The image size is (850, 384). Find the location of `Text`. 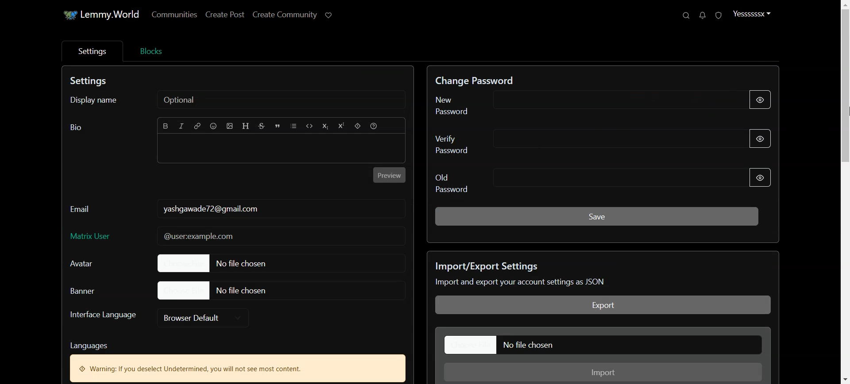

Text is located at coordinates (473, 81).